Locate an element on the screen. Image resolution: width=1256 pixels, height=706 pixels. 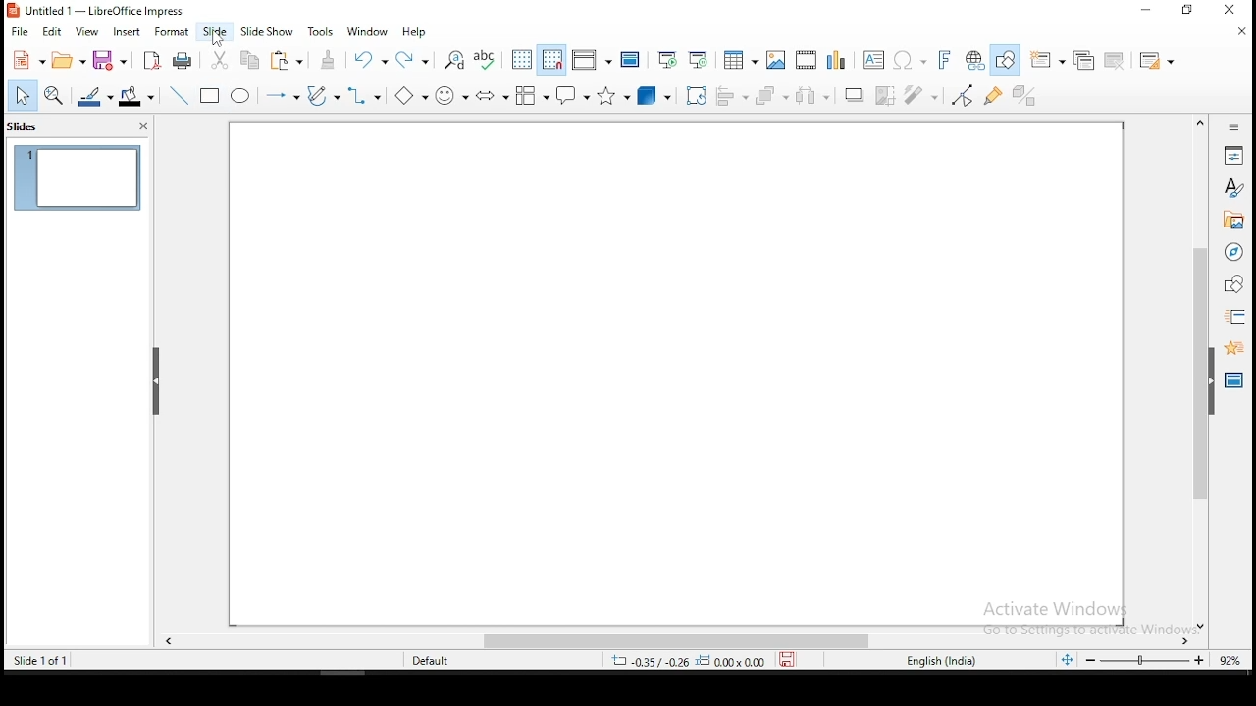
arrange is located at coordinates (772, 97).